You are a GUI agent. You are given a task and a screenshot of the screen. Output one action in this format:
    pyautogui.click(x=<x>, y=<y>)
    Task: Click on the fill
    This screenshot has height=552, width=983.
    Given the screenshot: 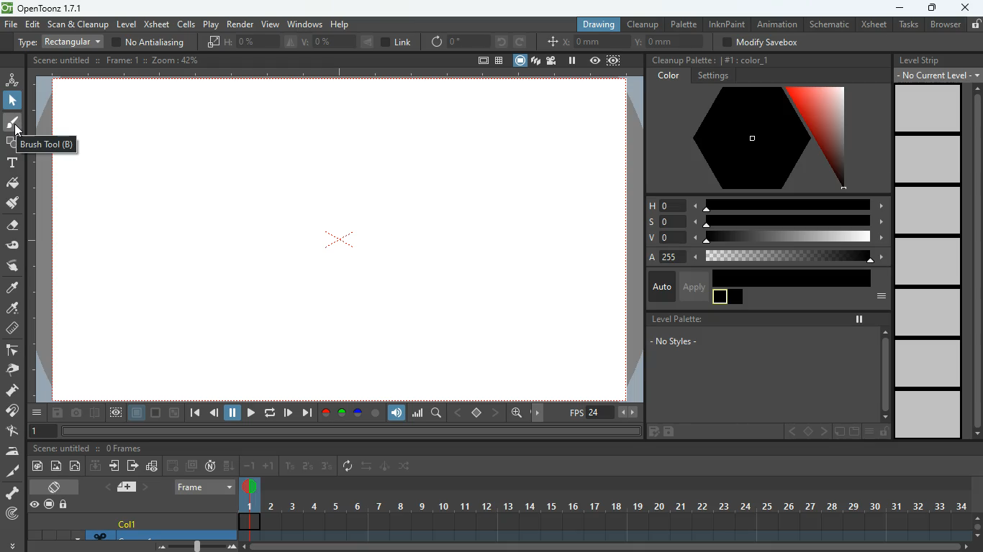 What is the action you would take?
    pyautogui.click(x=13, y=184)
    